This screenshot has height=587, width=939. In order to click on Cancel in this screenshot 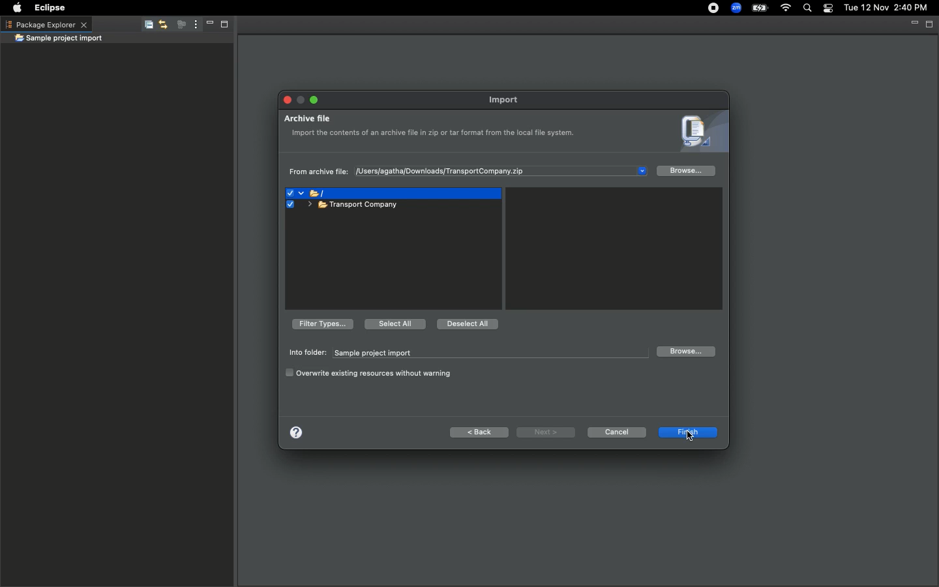, I will do `click(616, 432)`.